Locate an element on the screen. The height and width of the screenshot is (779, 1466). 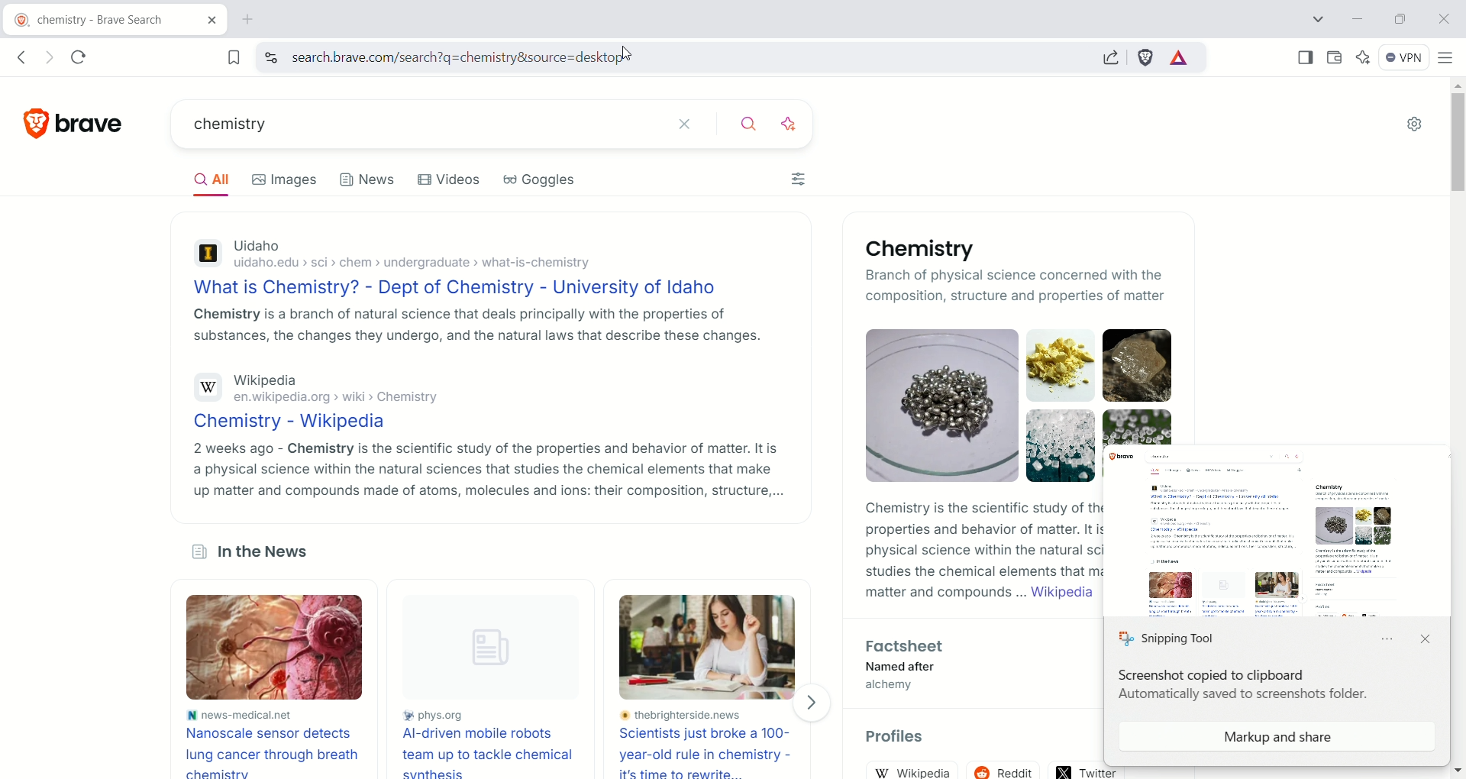
thebrighterside.news scientists just broke a 100-year-old rule in chemistry - it's time to rewrite is located at coordinates (712, 744).